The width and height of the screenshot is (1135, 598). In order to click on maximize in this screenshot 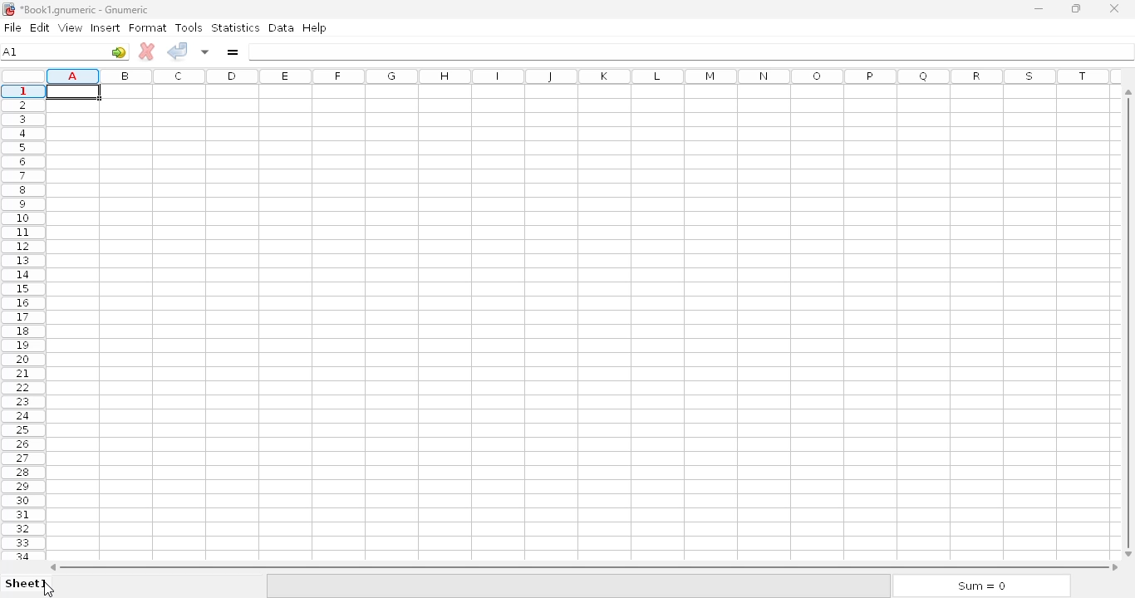, I will do `click(1077, 8)`.